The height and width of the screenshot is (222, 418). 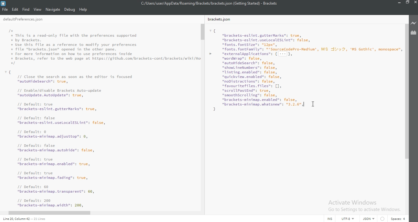 What do you see at coordinates (26, 9) in the screenshot?
I see `Find` at bounding box center [26, 9].